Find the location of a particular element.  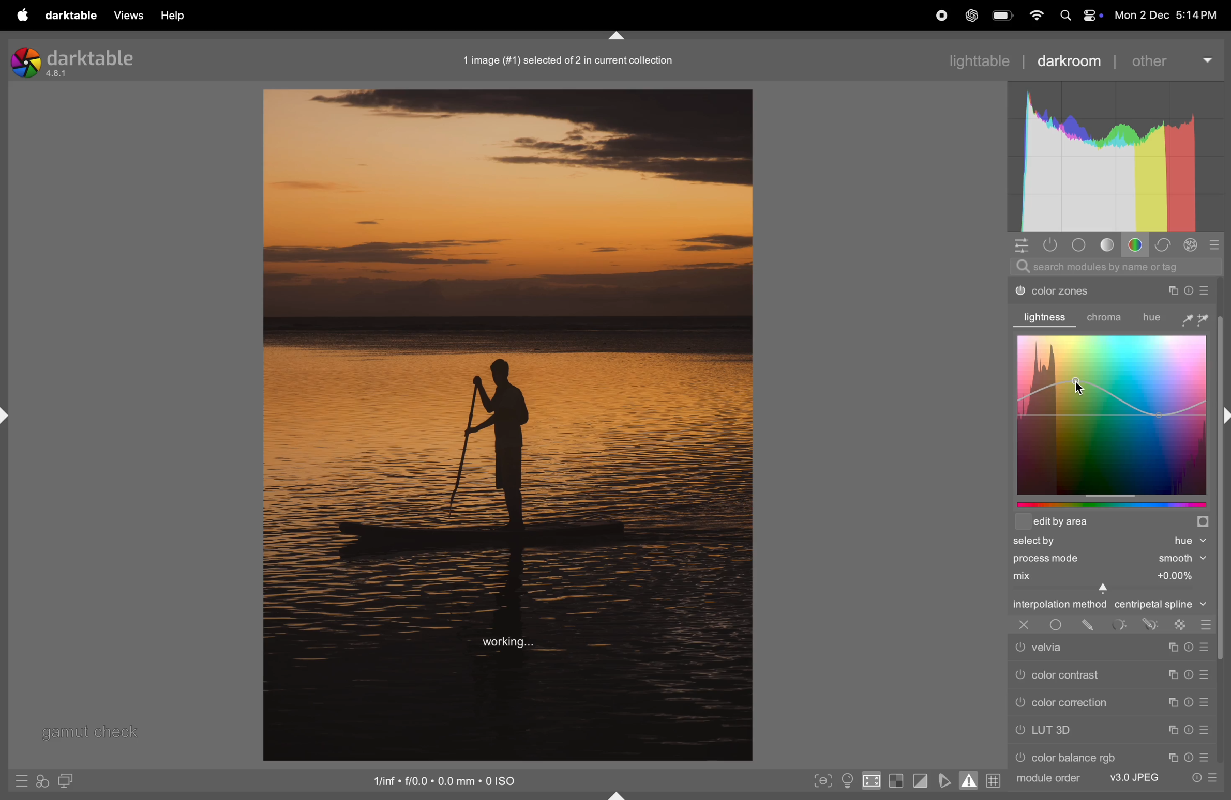

record is located at coordinates (941, 18).